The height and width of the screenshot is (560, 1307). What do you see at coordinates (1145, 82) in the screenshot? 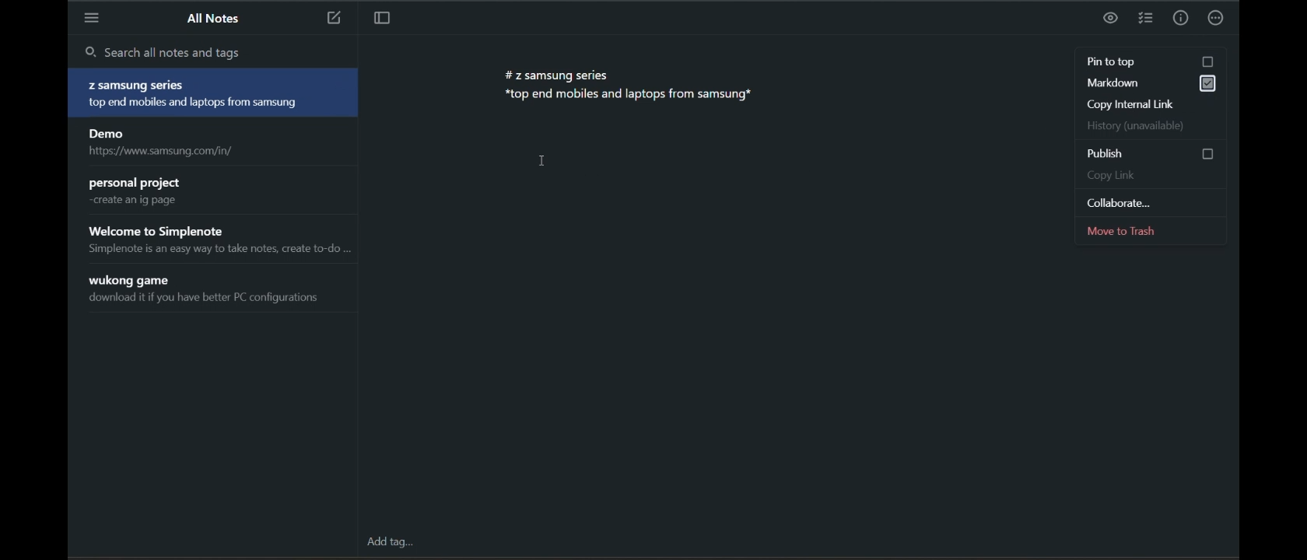
I see `markdown` at bounding box center [1145, 82].